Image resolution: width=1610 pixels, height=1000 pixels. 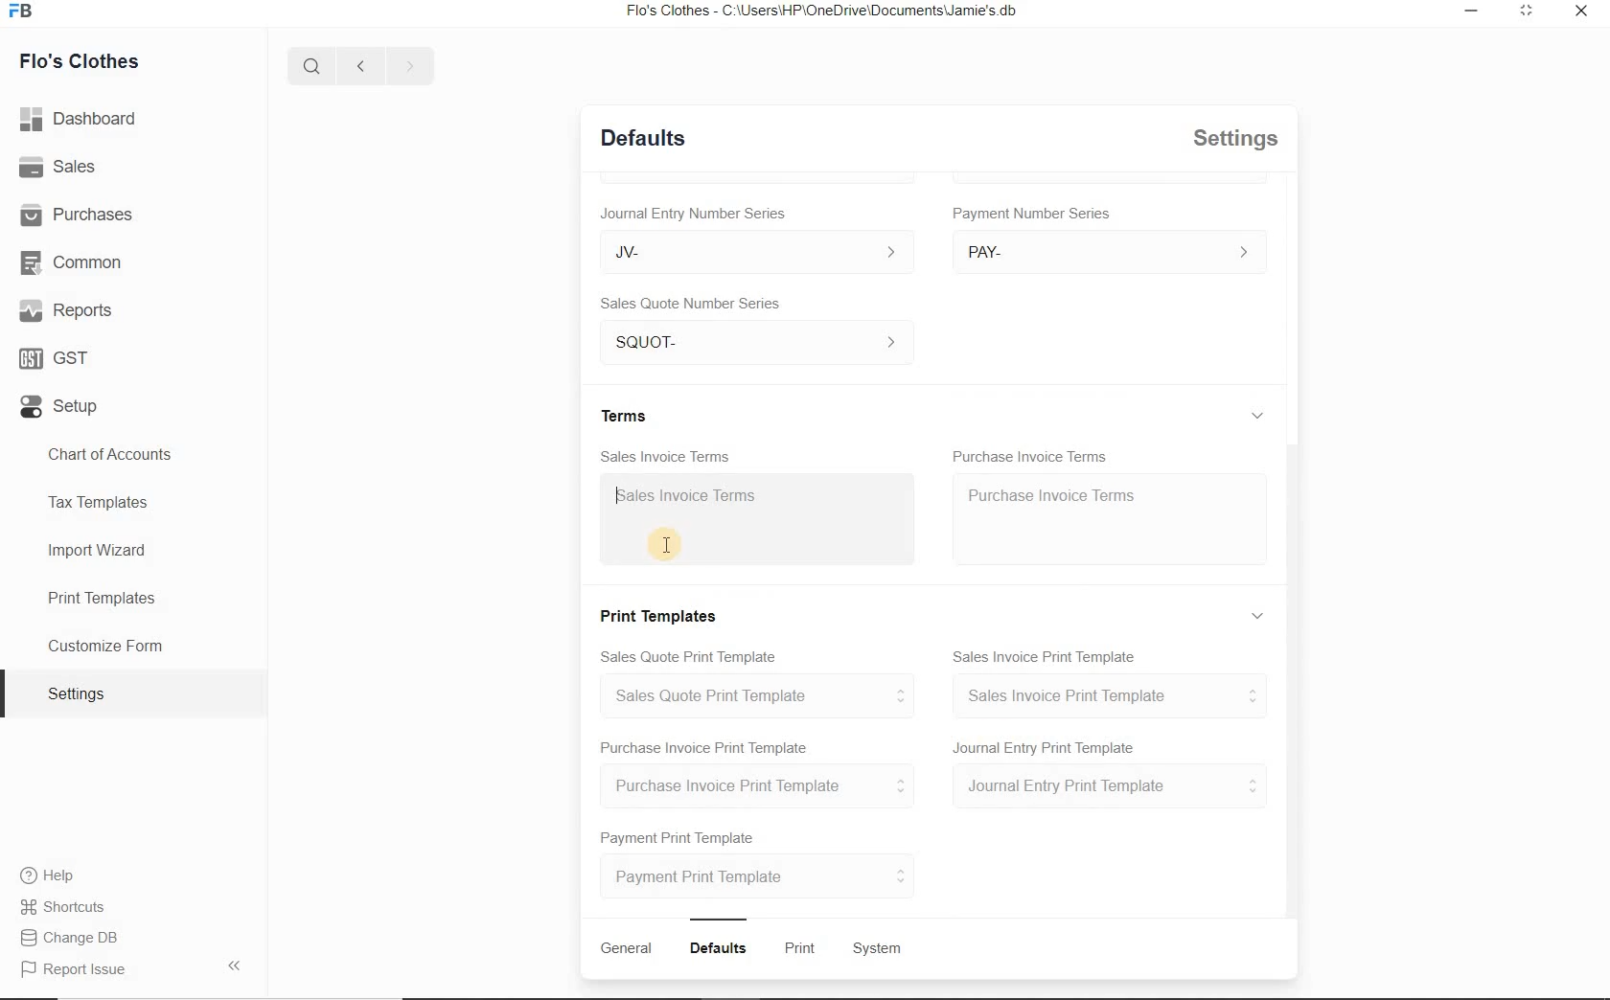 What do you see at coordinates (1256, 613) in the screenshot?
I see `Expand` at bounding box center [1256, 613].